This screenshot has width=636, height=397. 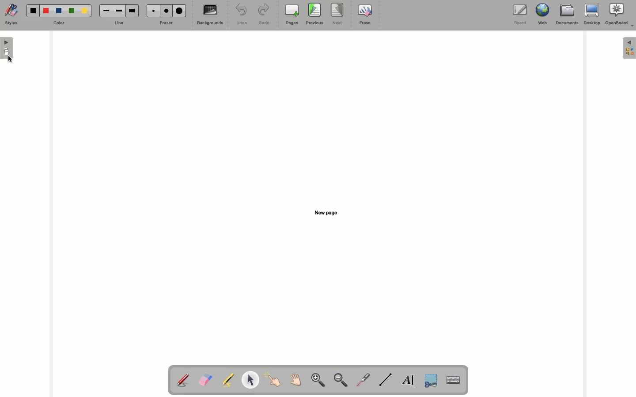 What do you see at coordinates (292, 15) in the screenshot?
I see `Pages` at bounding box center [292, 15].